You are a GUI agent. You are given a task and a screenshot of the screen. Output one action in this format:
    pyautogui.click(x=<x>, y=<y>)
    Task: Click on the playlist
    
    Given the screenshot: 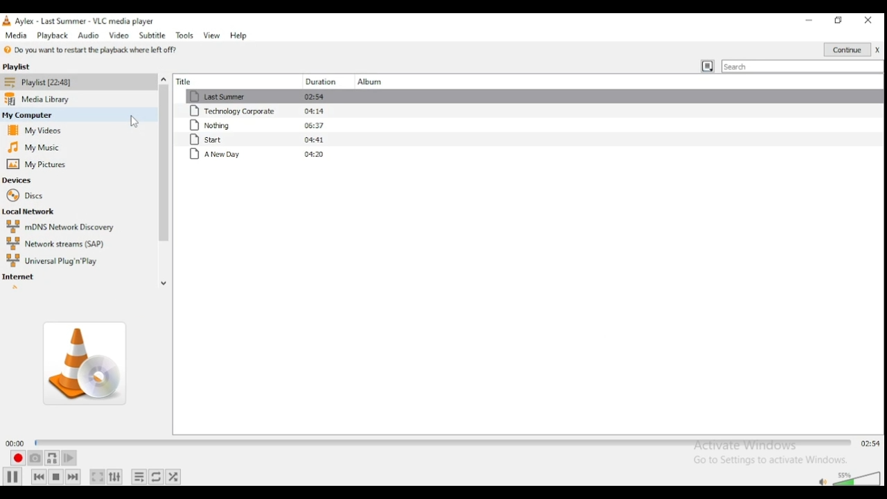 What is the action you would take?
    pyautogui.click(x=29, y=67)
    